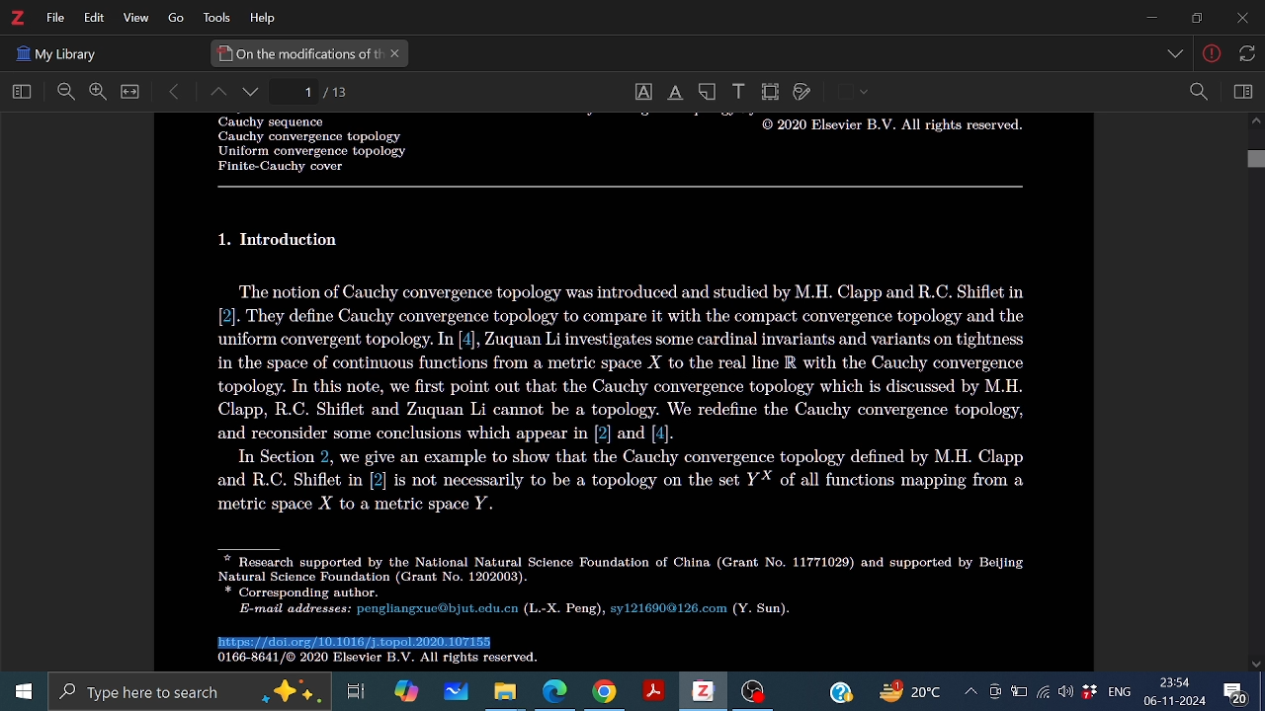 The width and height of the screenshot is (1265, 711). I want to click on Move up, so click(1255, 123).